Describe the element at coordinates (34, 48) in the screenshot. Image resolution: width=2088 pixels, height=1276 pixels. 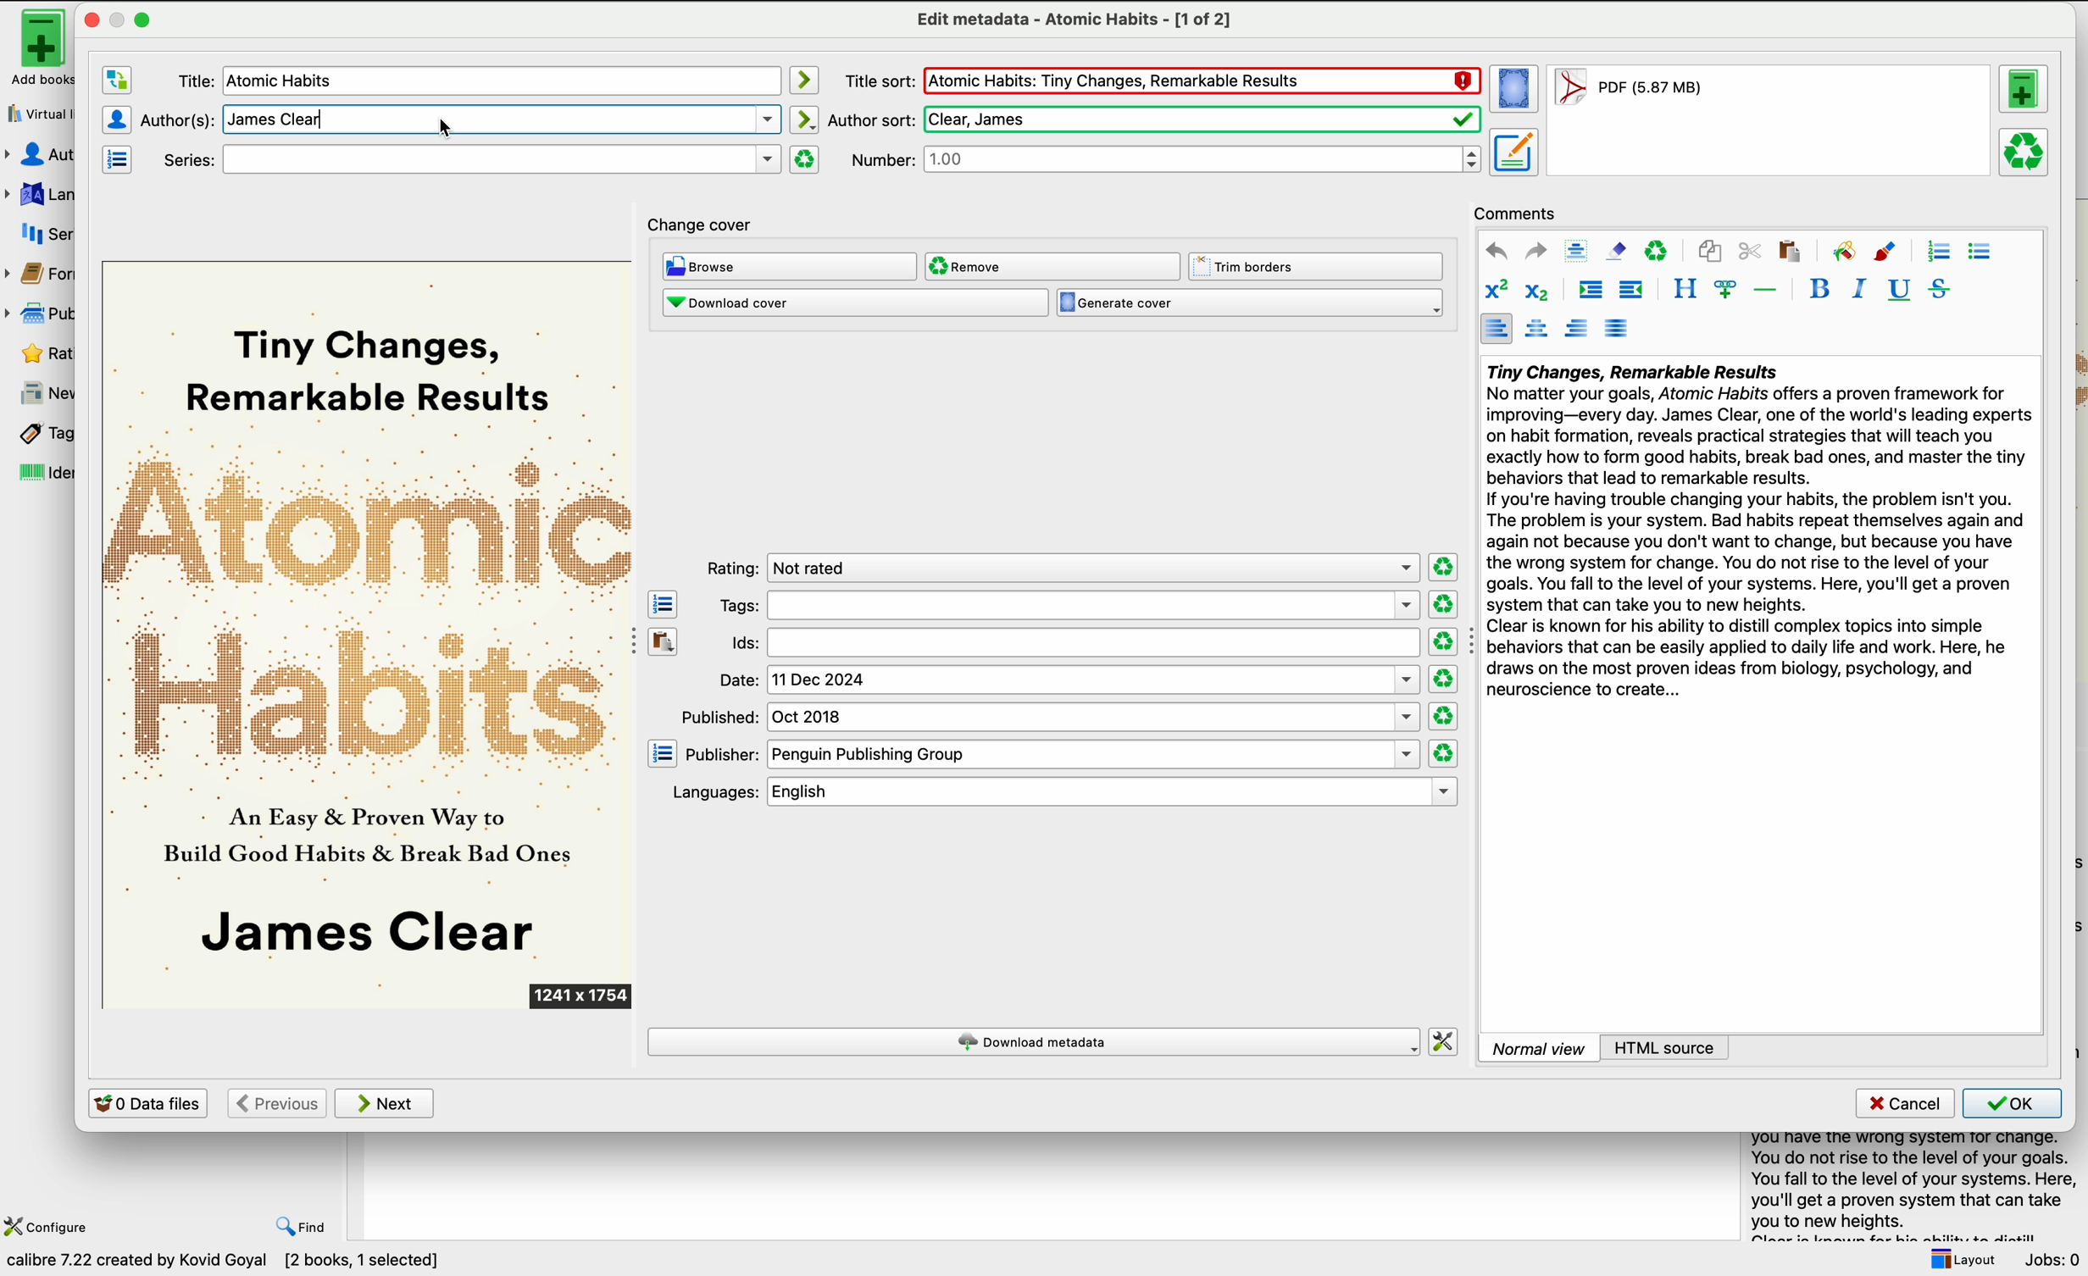
I see `add books` at that location.